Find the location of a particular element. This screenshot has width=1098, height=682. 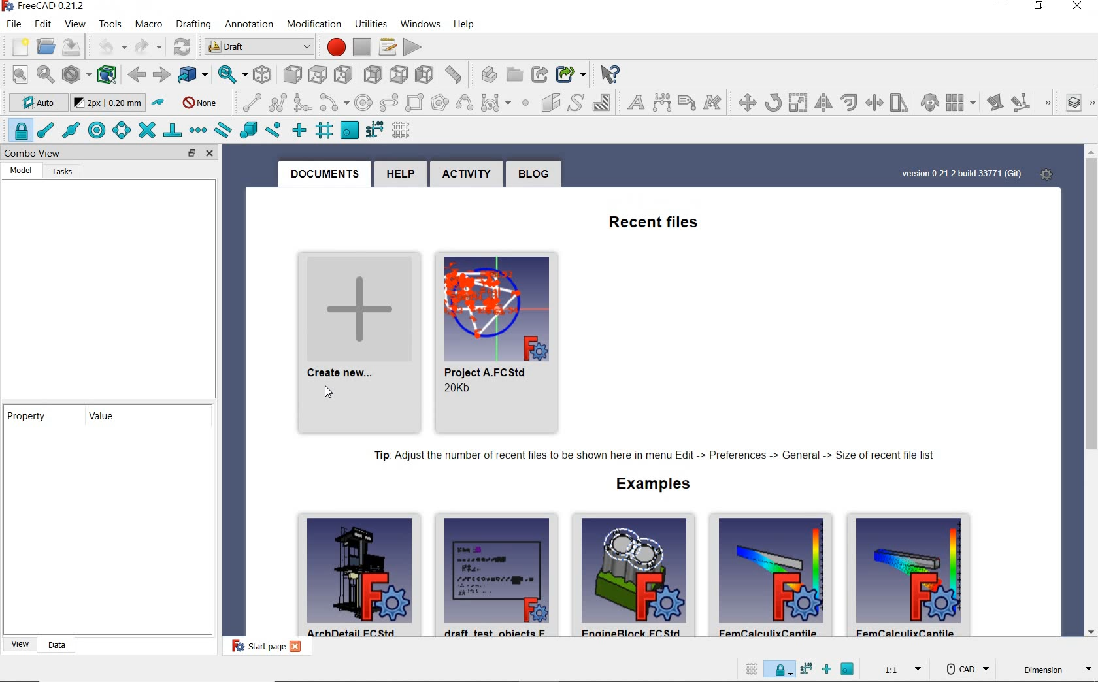

close is located at coordinates (214, 154).